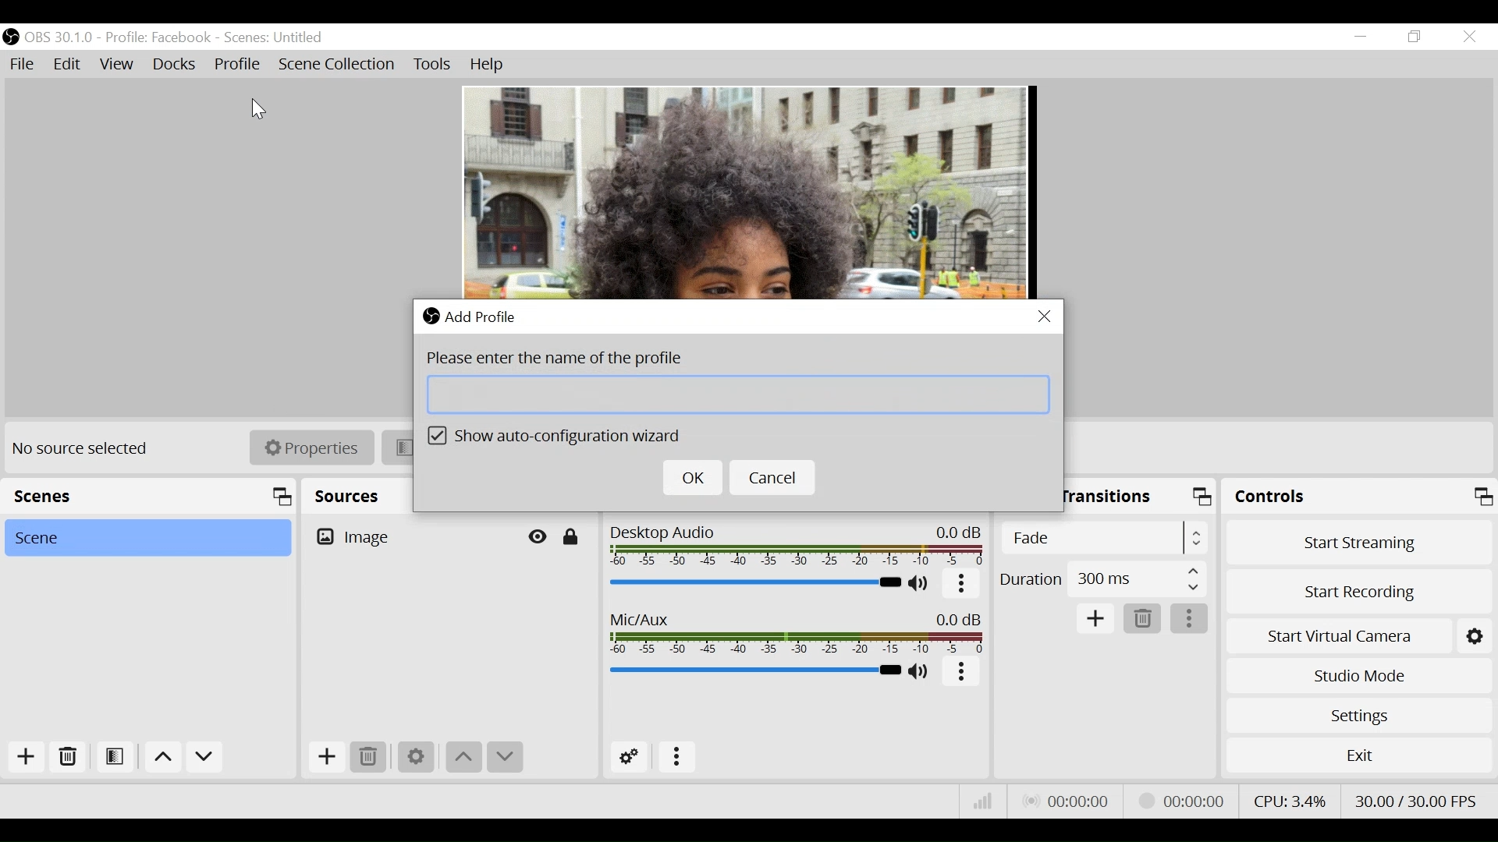 Image resolution: width=1498 pixels, height=842 pixels. Describe the element at coordinates (24, 65) in the screenshot. I see `File` at that location.